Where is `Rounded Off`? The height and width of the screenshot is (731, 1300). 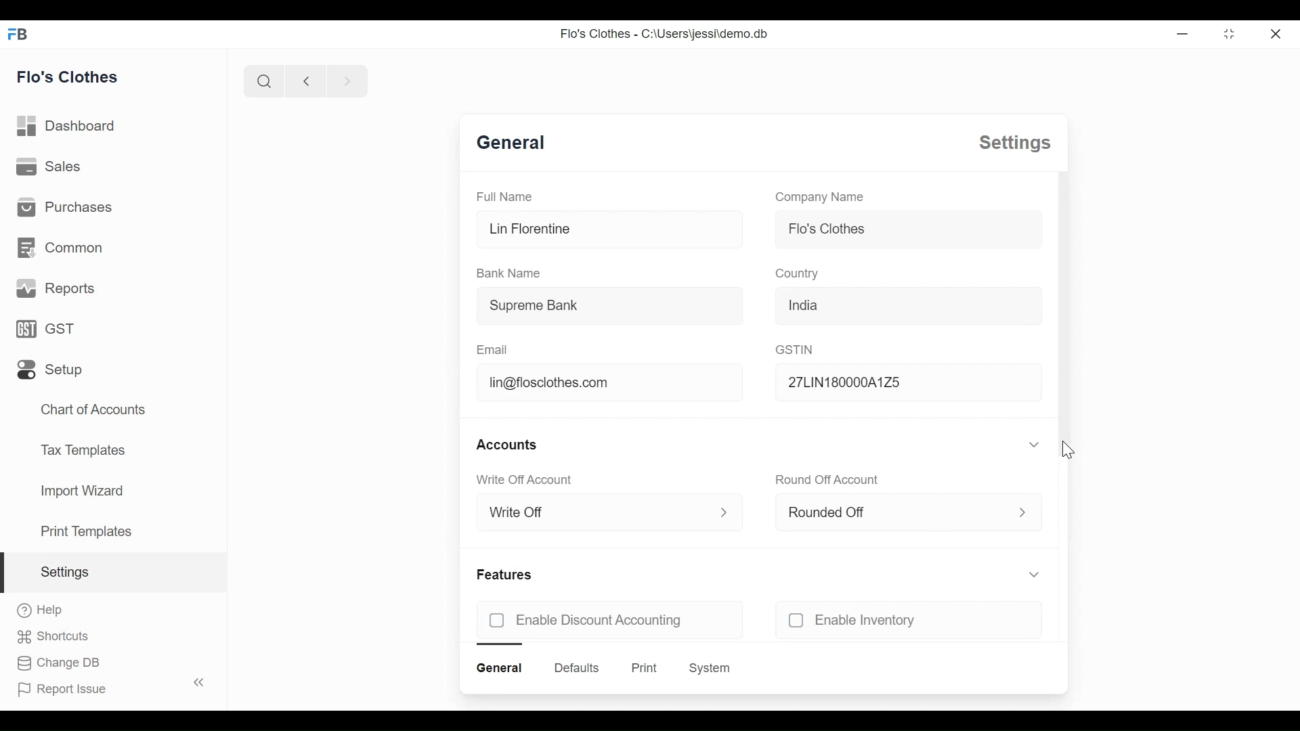
Rounded Off is located at coordinates (892, 510).